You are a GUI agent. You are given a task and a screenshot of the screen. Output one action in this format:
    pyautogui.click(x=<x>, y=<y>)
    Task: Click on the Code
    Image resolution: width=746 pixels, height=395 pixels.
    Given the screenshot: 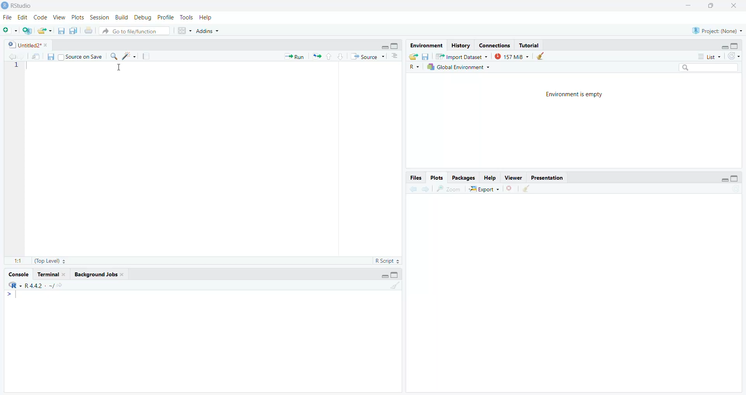 What is the action you would take?
    pyautogui.click(x=40, y=16)
    